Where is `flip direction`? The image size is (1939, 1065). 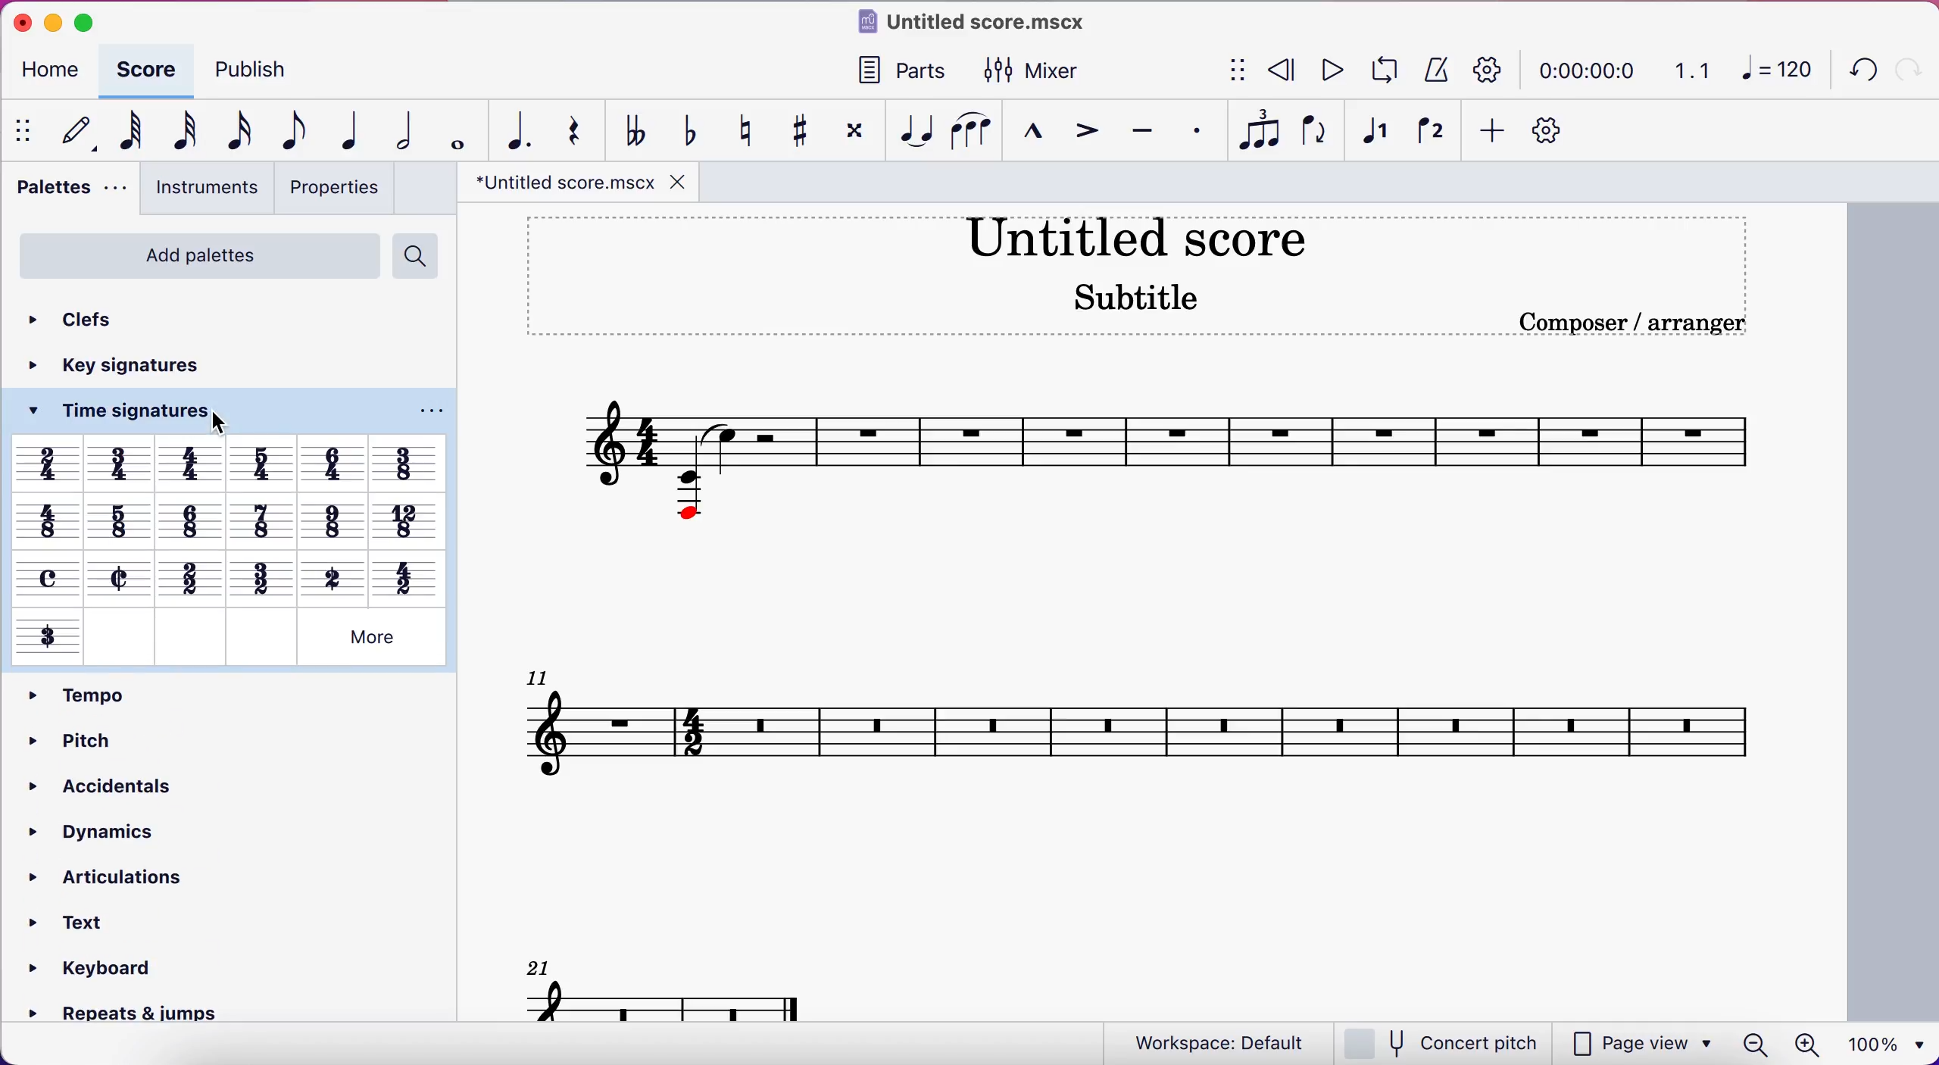
flip direction is located at coordinates (1316, 130).